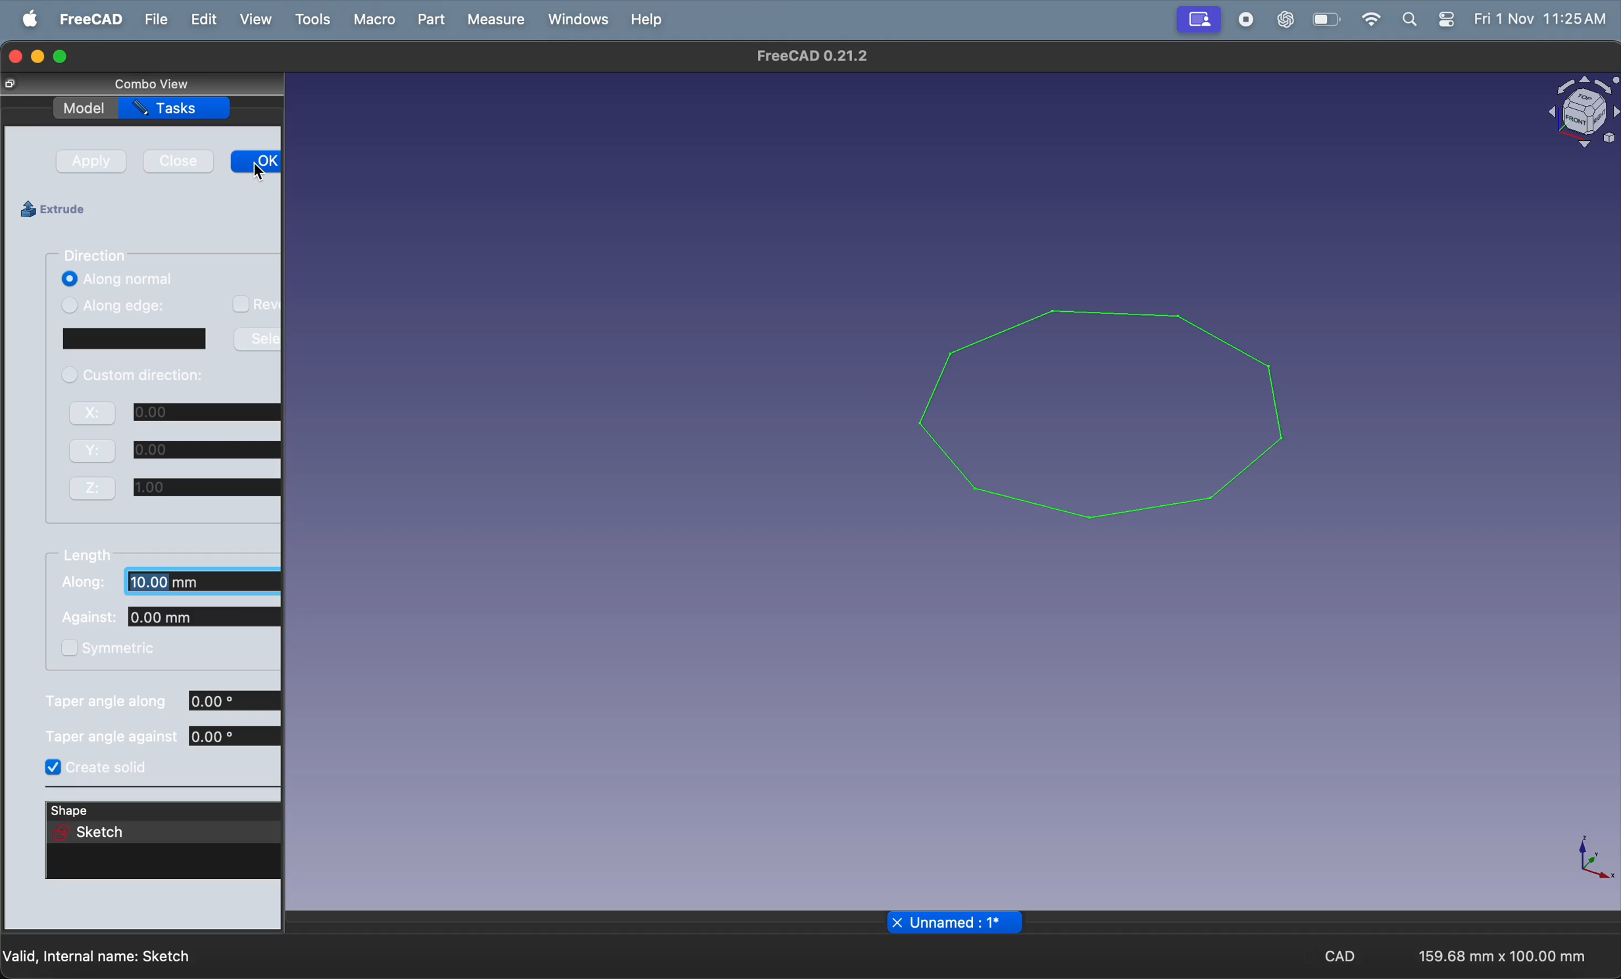  Describe the element at coordinates (71, 808) in the screenshot. I see `shape` at that location.